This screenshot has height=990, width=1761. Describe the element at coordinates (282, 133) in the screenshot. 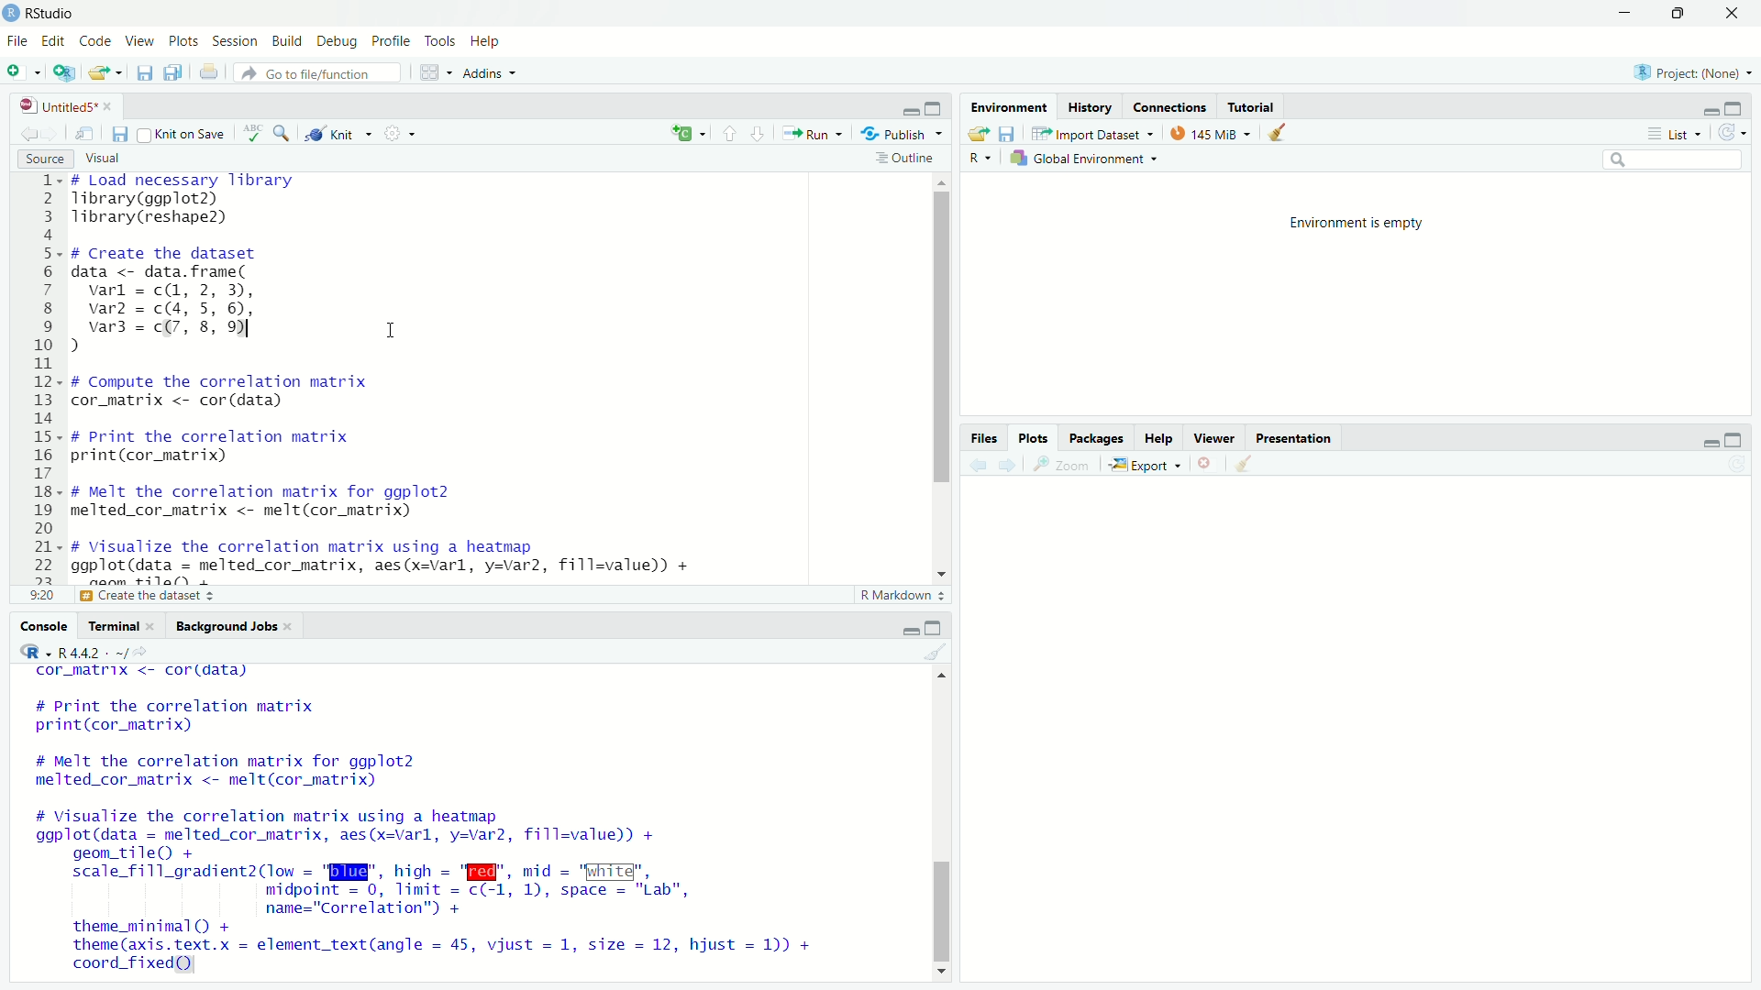

I see `find and replace` at that location.